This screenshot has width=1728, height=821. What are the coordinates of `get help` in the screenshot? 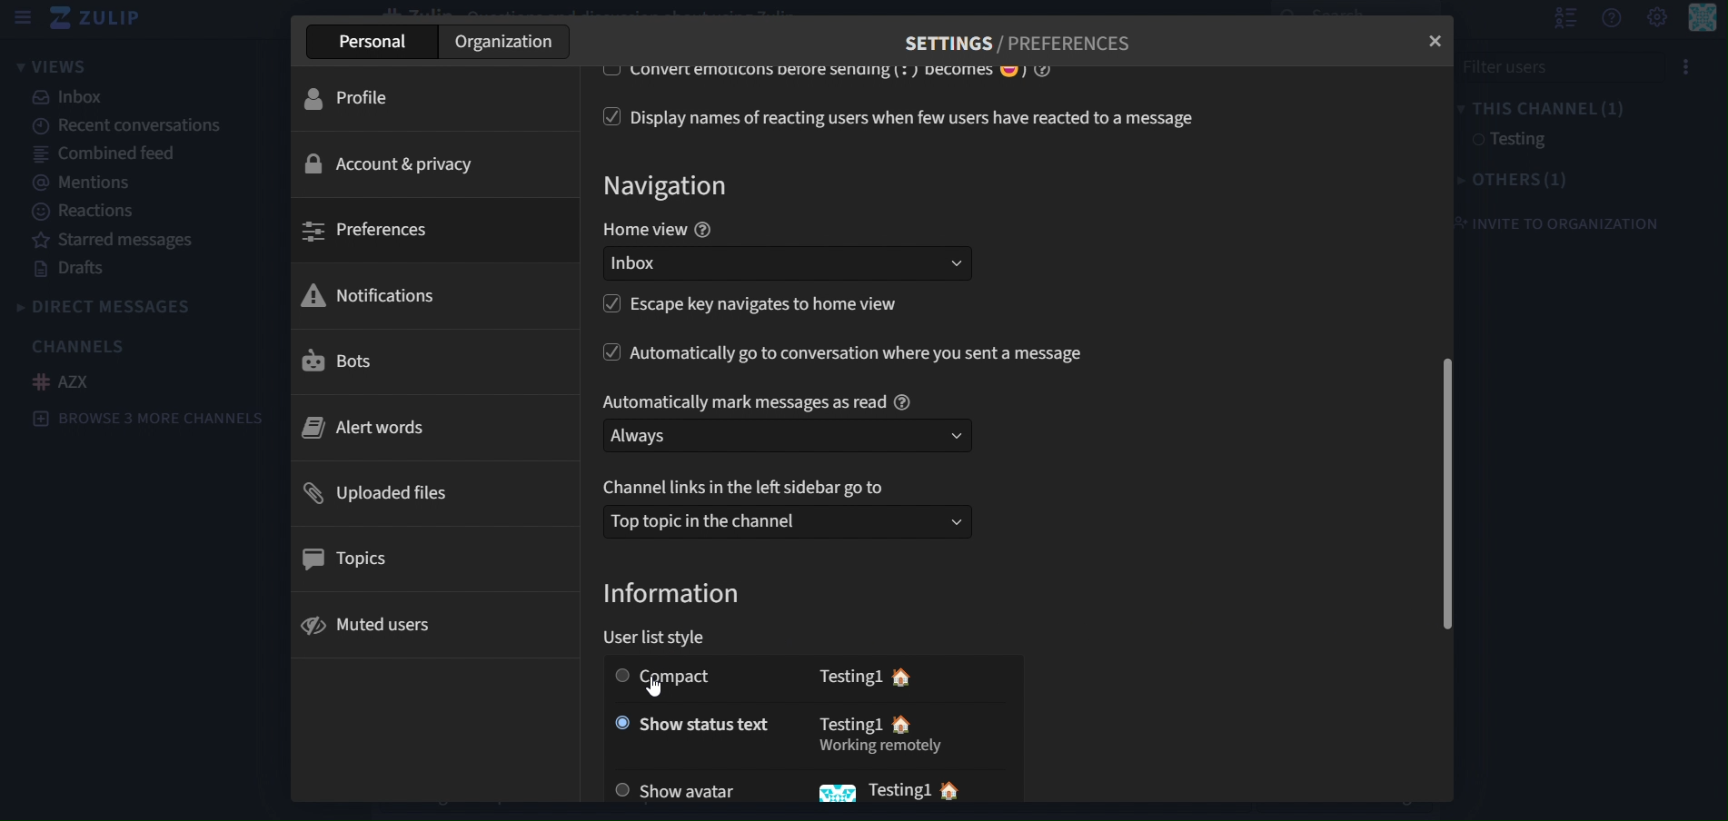 It's located at (1610, 20).